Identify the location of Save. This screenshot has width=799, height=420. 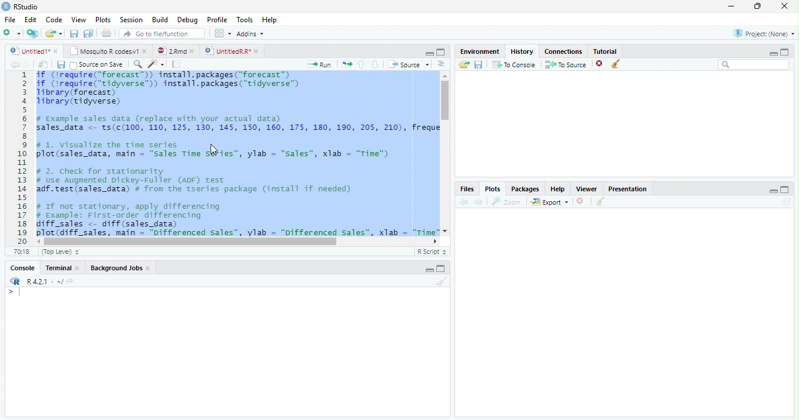
(60, 64).